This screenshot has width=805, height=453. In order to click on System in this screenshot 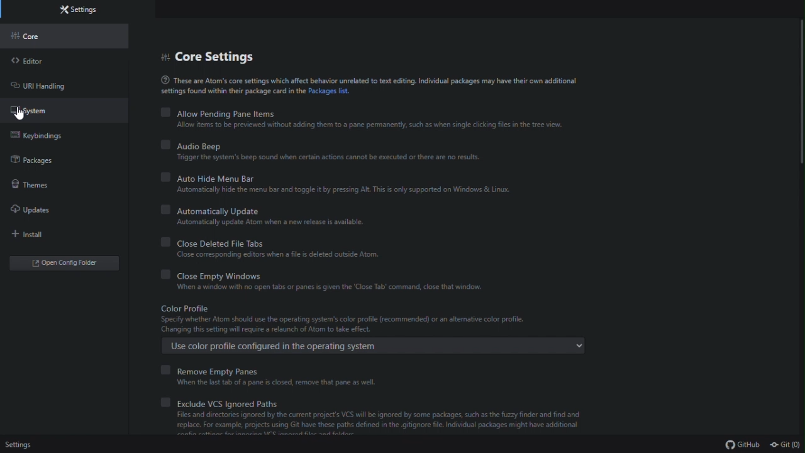, I will do `click(45, 114)`.